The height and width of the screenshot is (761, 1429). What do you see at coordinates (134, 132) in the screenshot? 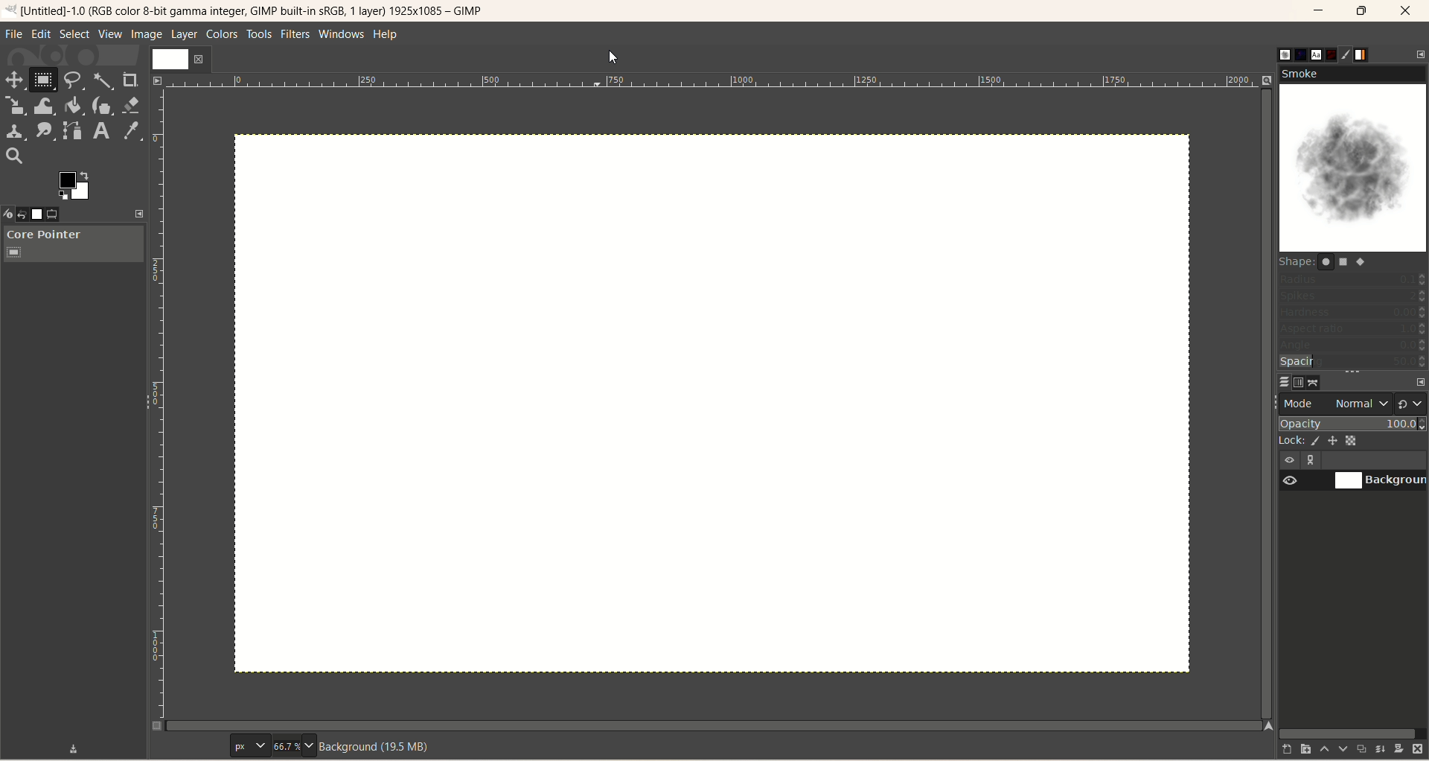
I see `color picker tool` at bounding box center [134, 132].